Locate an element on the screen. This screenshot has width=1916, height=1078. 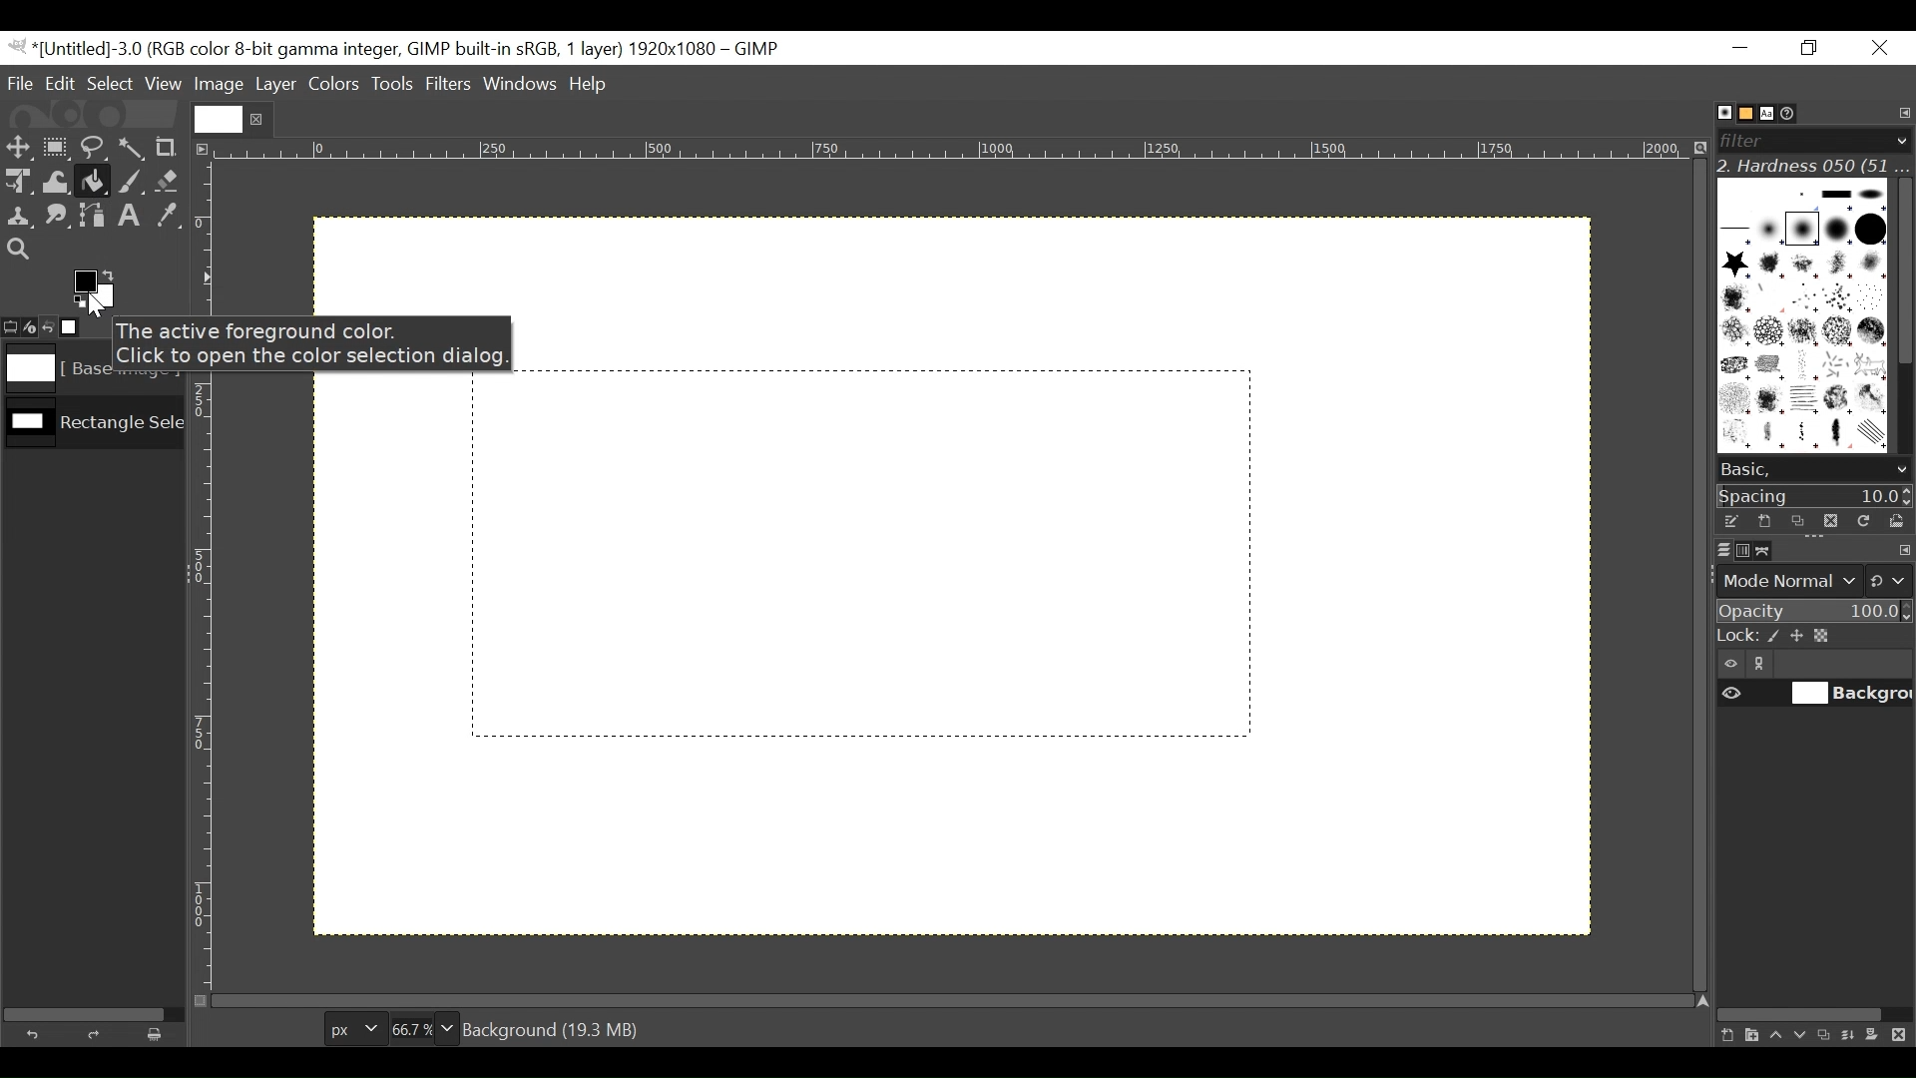
Brushes is located at coordinates (1714, 113).